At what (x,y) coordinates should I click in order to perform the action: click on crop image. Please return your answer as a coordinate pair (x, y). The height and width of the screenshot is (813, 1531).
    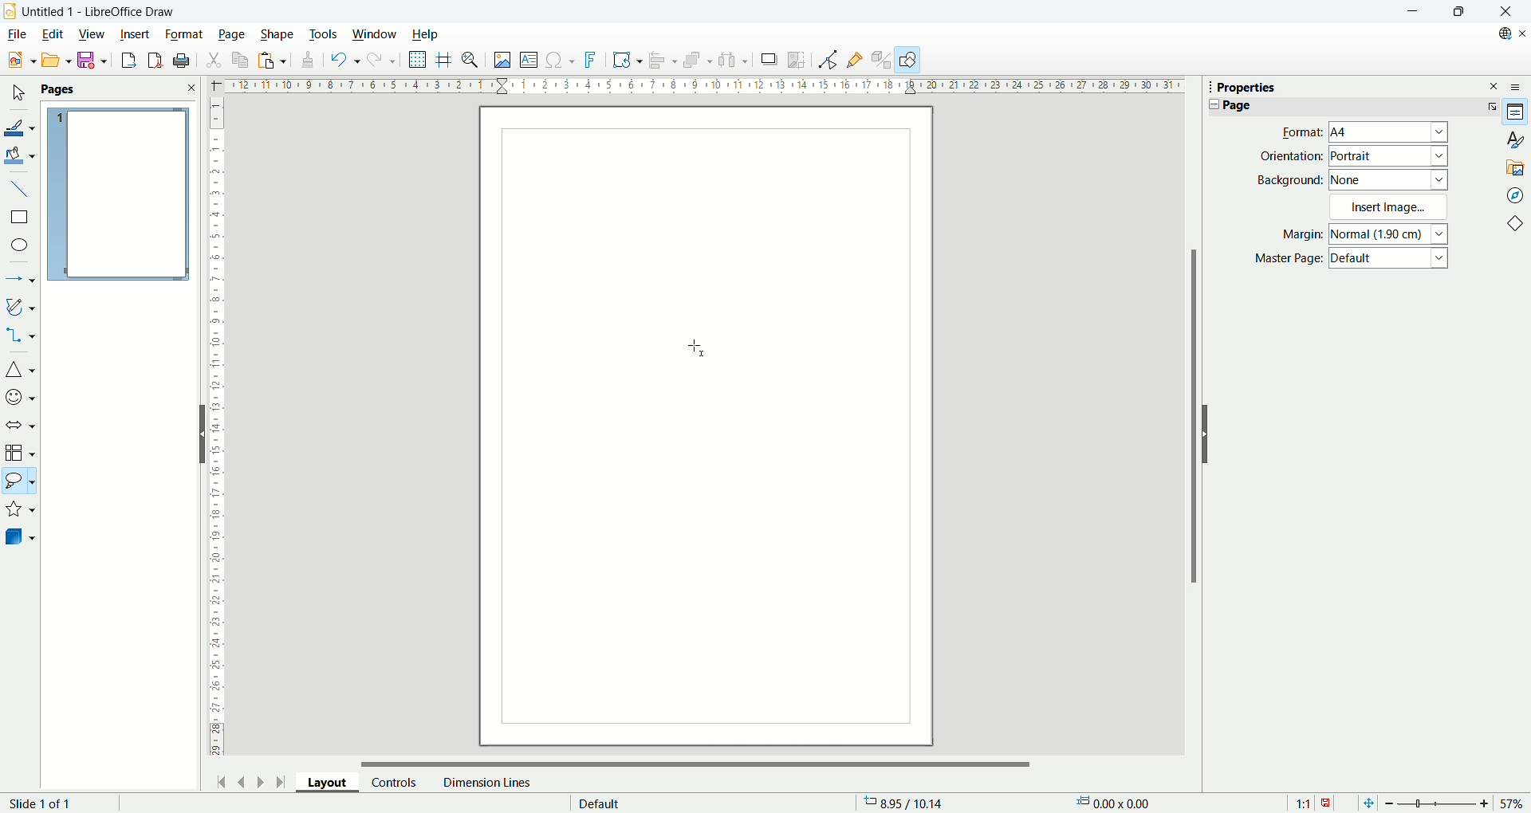
    Looking at the image, I should click on (797, 58).